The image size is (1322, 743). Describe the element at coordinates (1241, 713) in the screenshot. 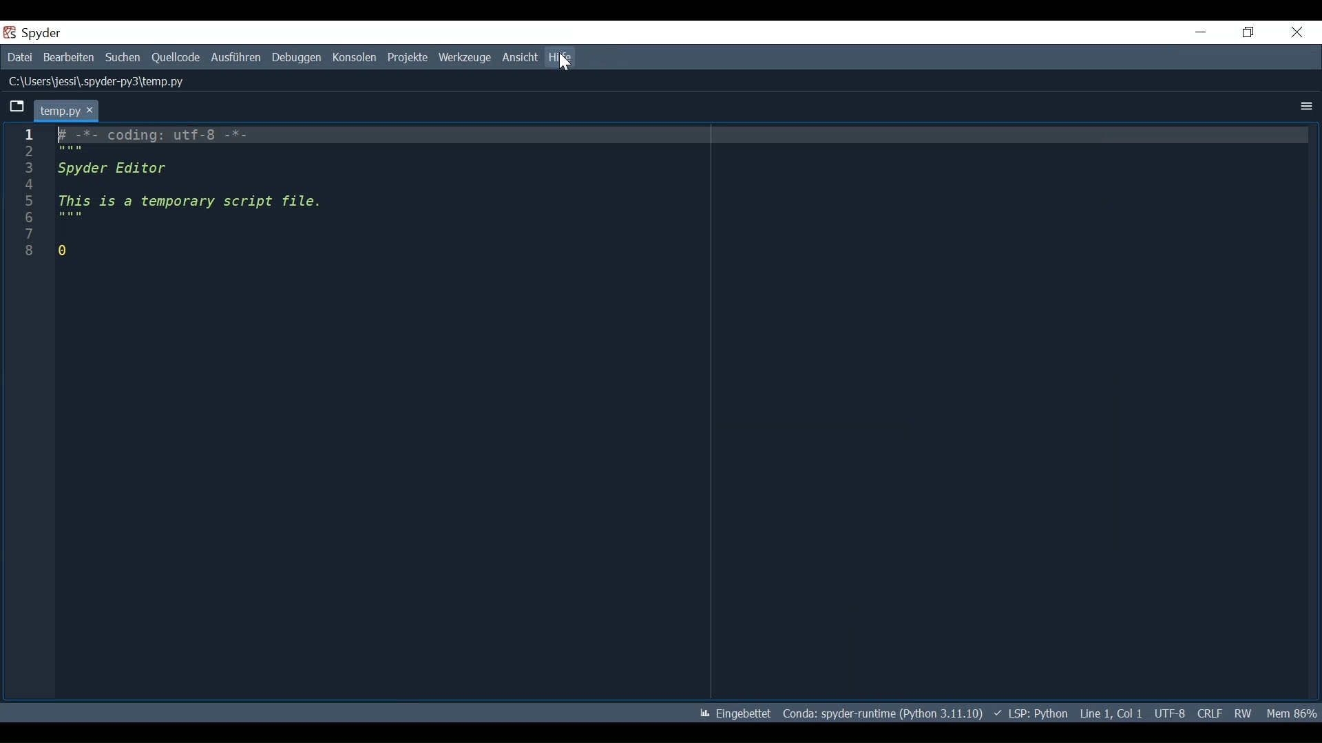

I see `RW` at that location.